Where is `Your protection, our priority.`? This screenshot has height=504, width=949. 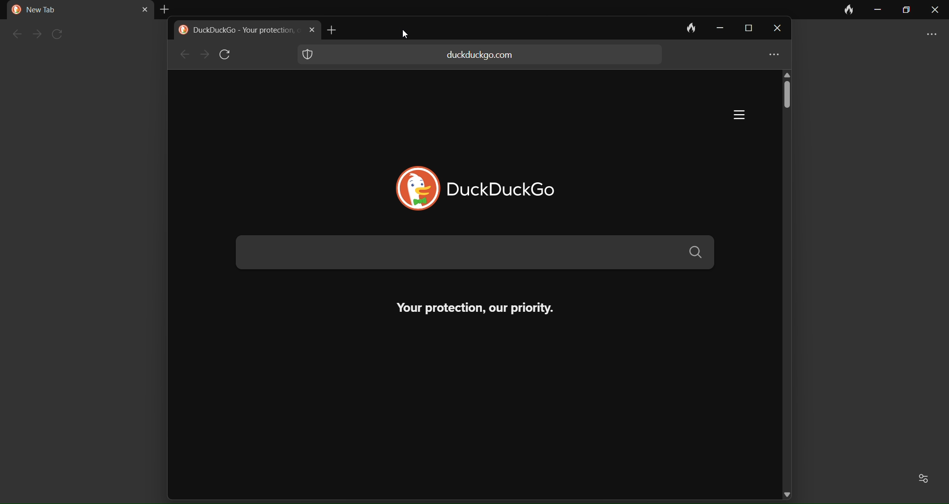 Your protection, our priority. is located at coordinates (461, 308).